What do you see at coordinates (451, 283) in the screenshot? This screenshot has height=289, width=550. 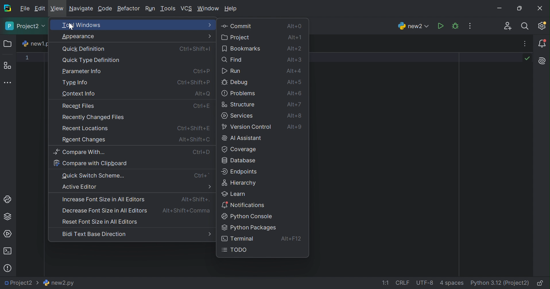 I see `4 spaces` at bounding box center [451, 283].